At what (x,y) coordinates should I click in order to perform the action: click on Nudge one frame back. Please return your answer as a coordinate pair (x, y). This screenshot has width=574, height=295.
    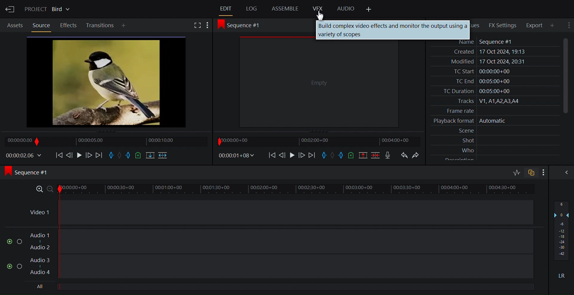
    Looking at the image, I should click on (70, 155).